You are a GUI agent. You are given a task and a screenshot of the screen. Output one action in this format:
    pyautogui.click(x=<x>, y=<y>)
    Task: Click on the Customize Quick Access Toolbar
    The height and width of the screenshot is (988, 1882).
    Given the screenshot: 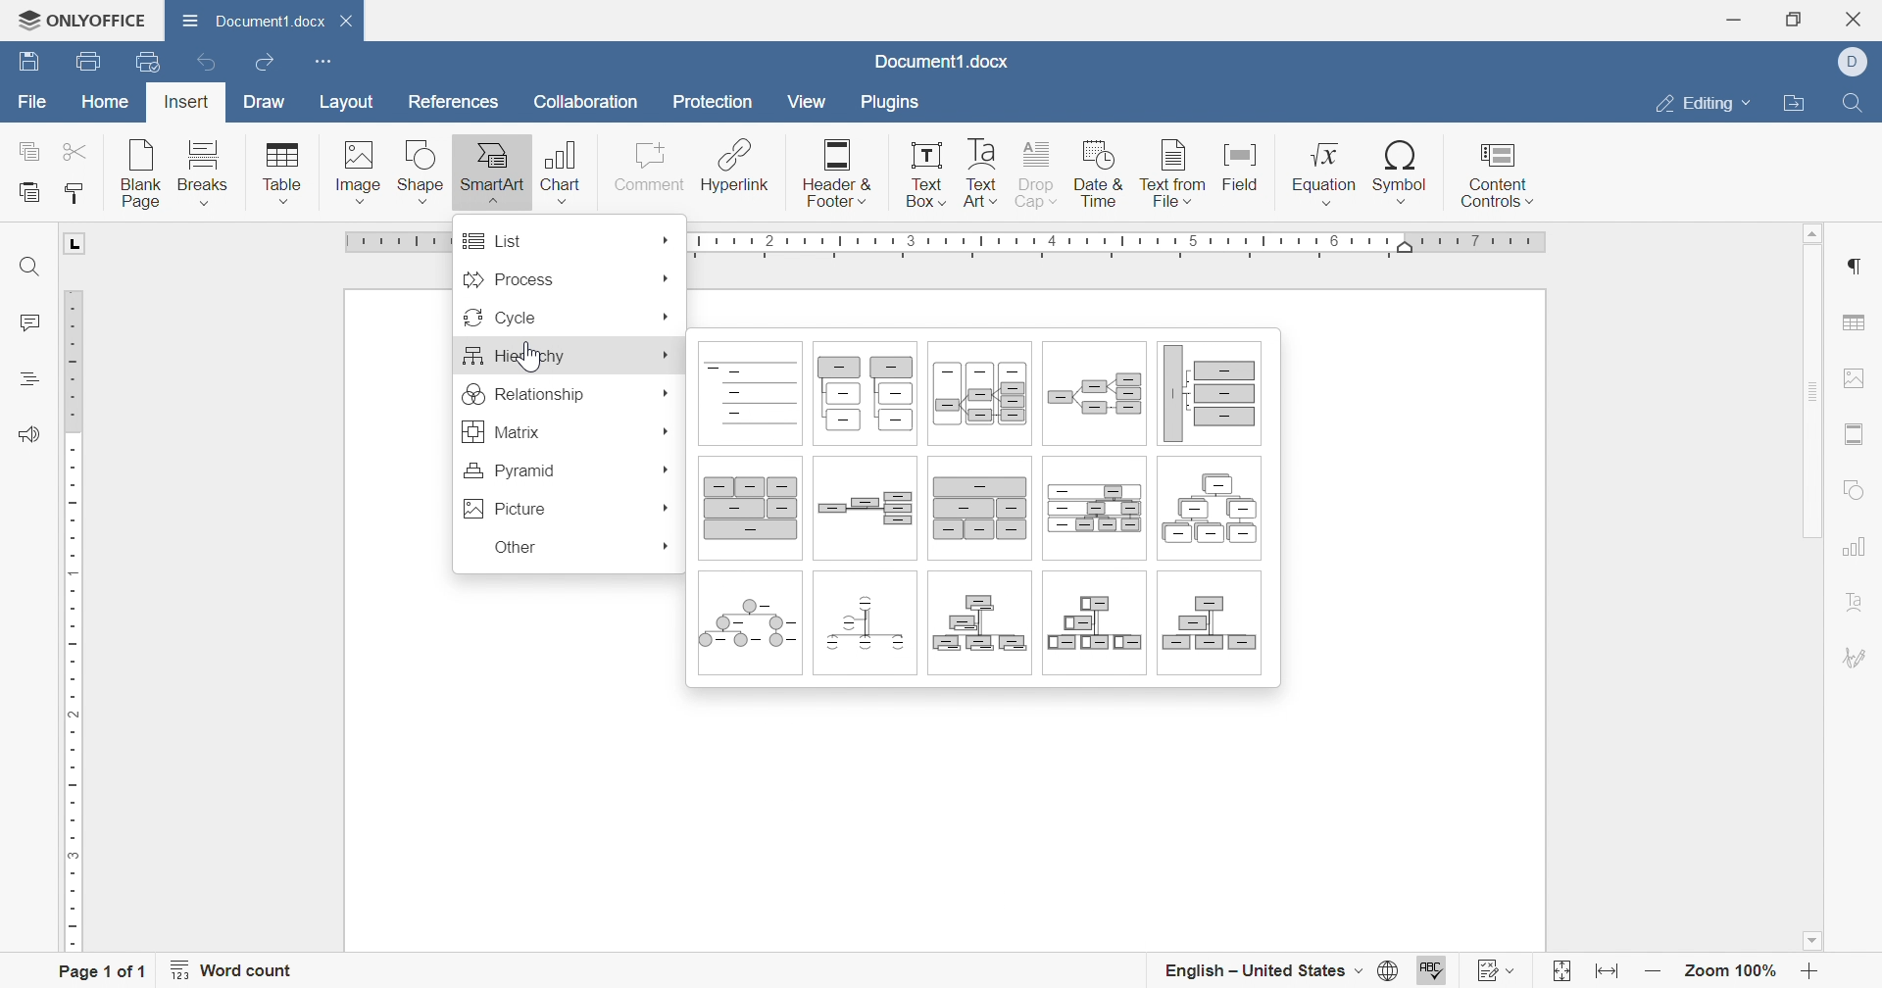 What is the action you would take?
    pyautogui.click(x=319, y=63)
    